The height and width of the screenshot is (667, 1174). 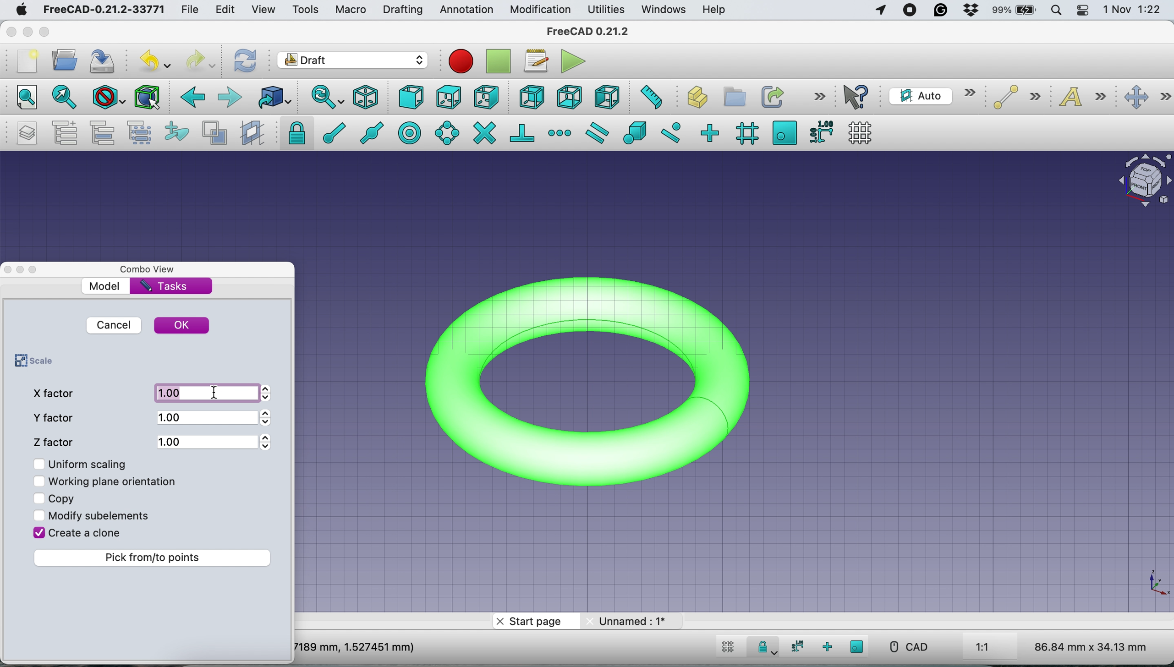 I want to click on Toggle Floating Window, so click(x=22, y=270).